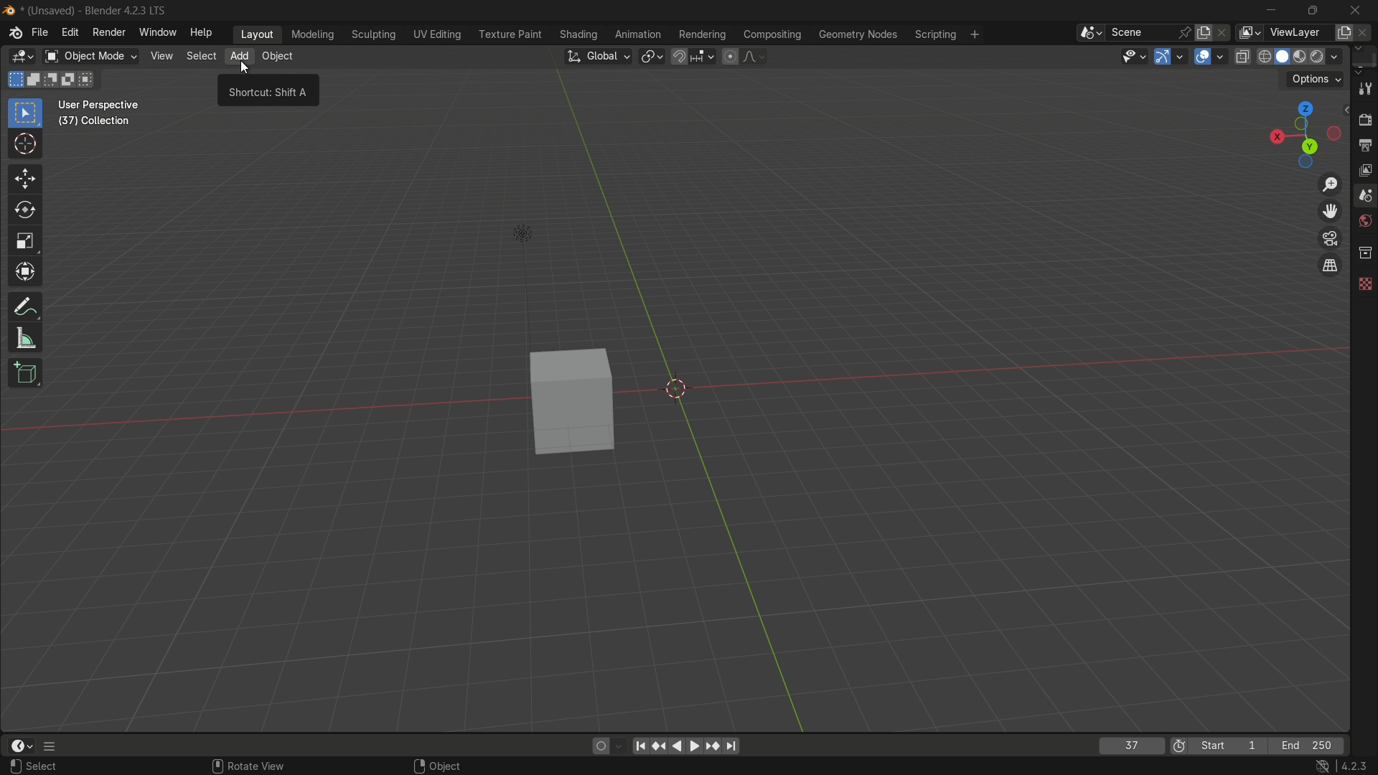 Image resolution: width=1378 pixels, height=775 pixels. I want to click on select box, so click(25, 113).